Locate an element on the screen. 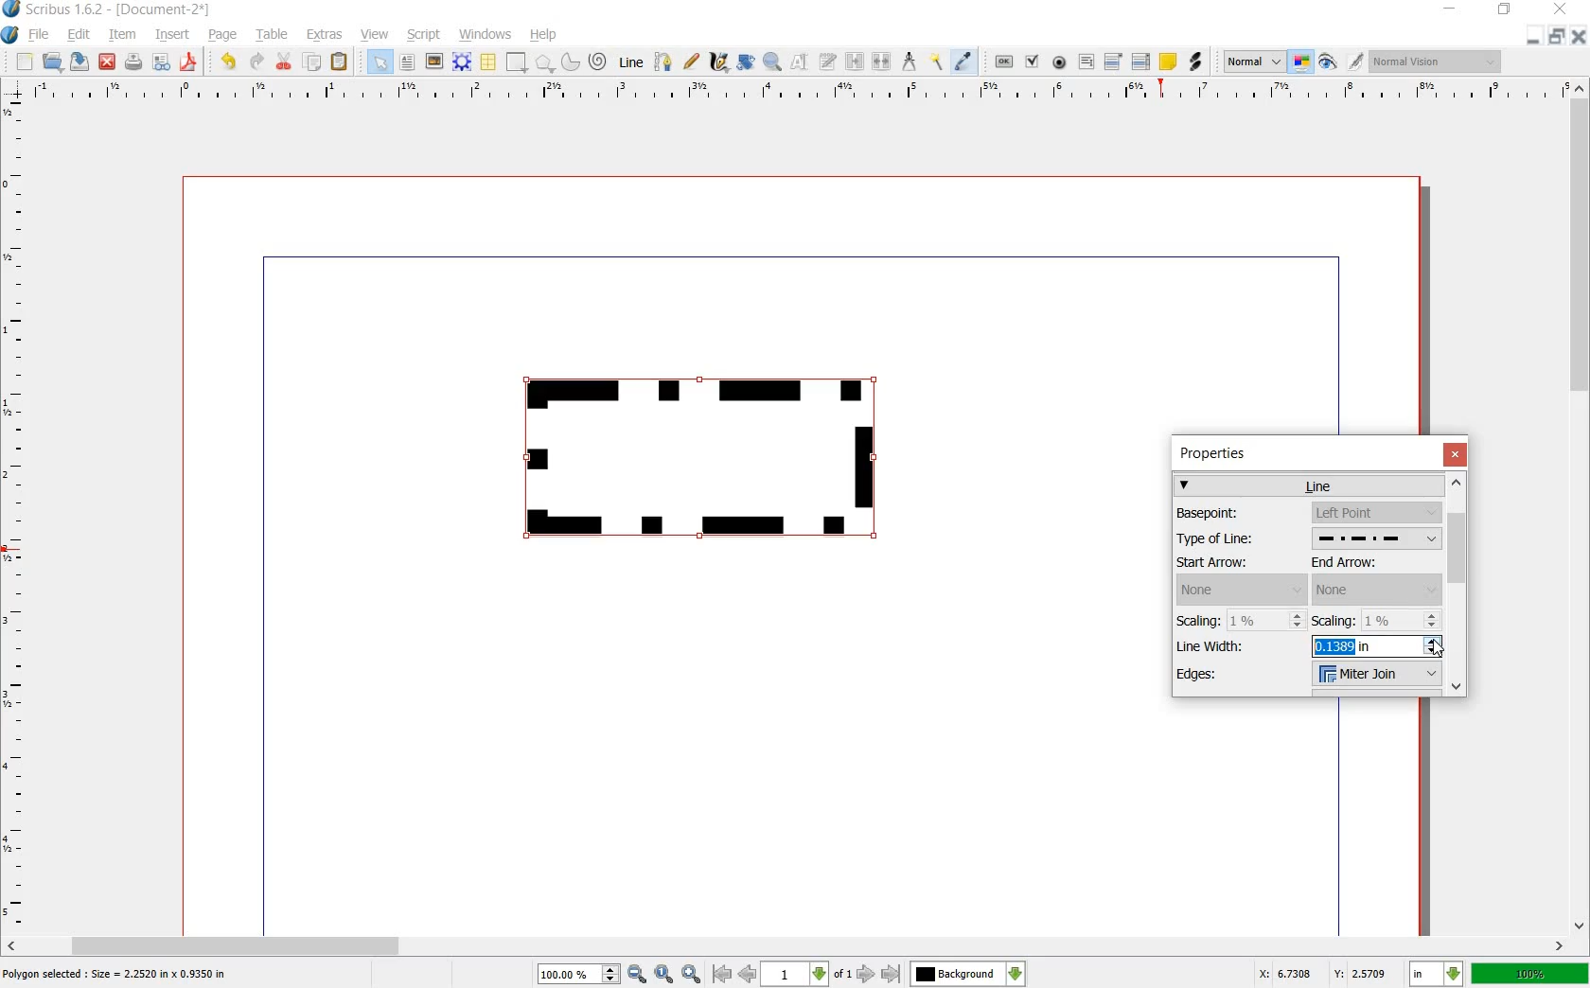 The height and width of the screenshot is (988, 1590). SHAPE is located at coordinates (516, 62).